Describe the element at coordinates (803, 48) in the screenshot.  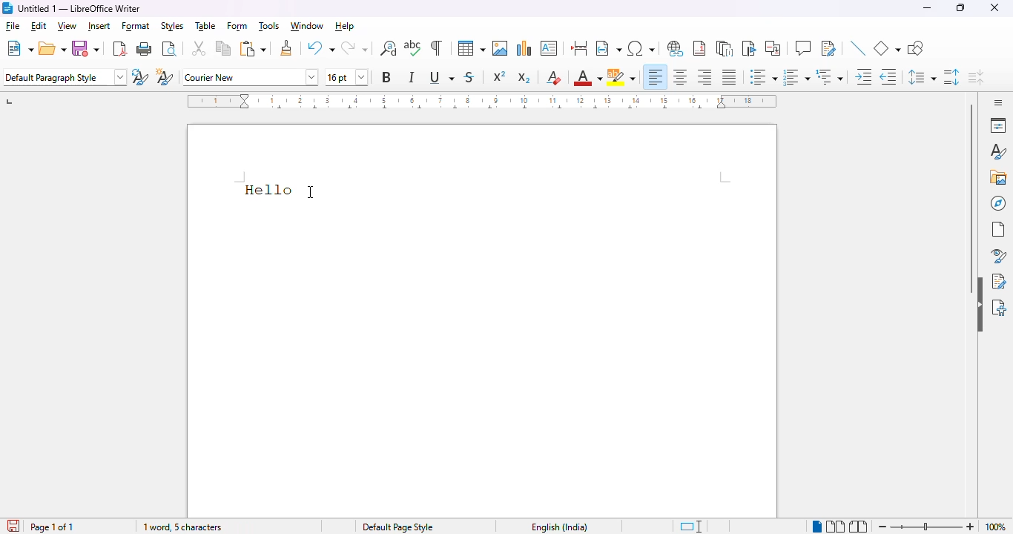
I see `insert comment` at that location.